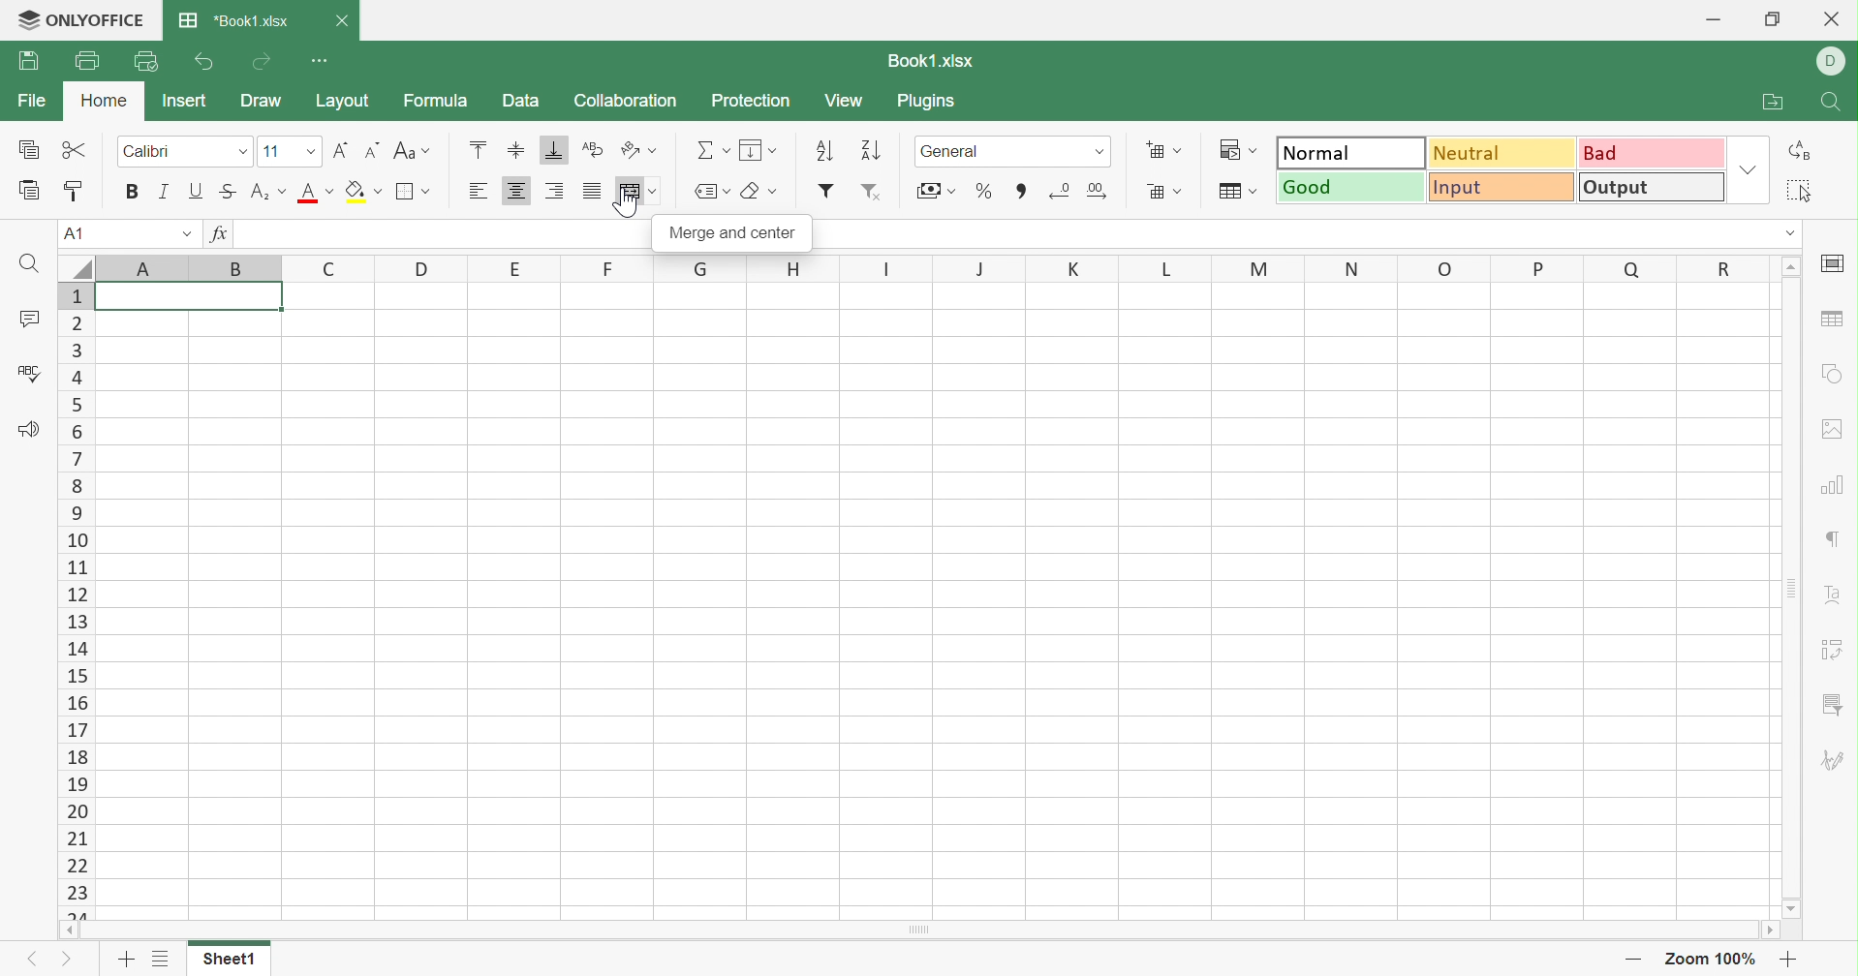  I want to click on Close, so click(1833, 18).